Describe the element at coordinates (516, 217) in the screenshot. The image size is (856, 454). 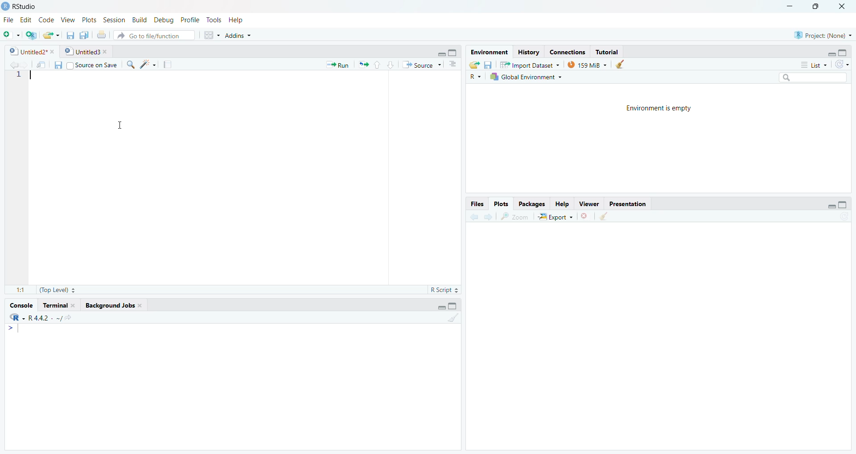
I see `Zoom` at that location.